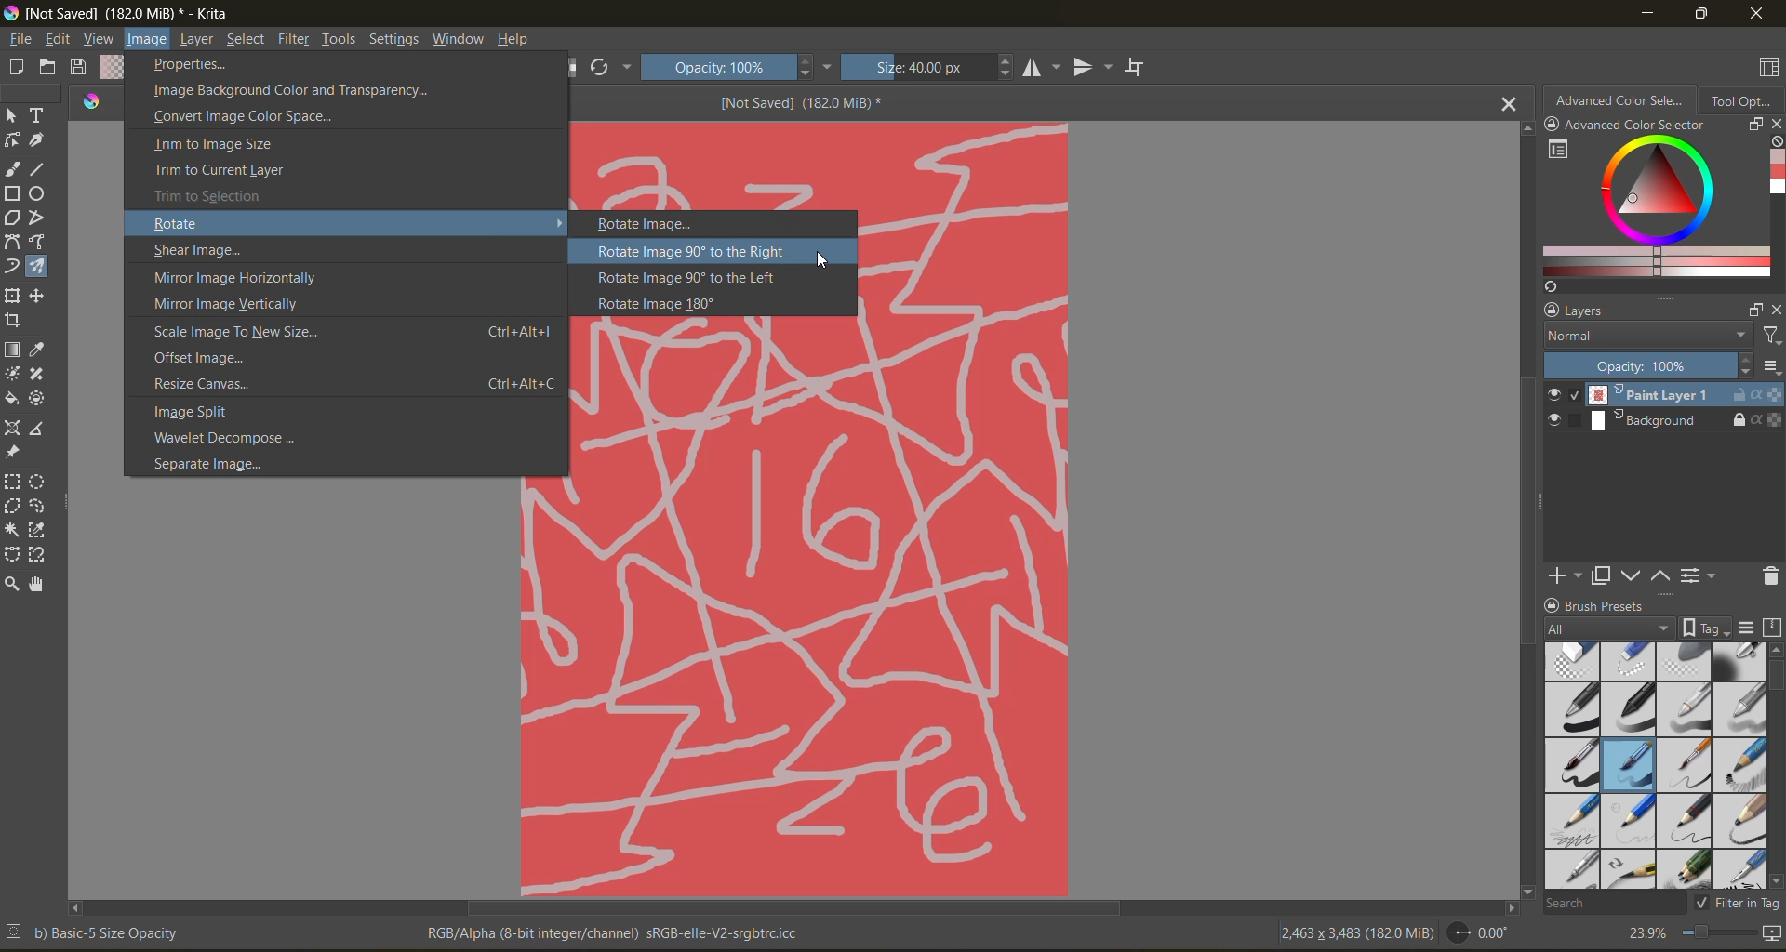 The height and width of the screenshot is (952, 1786). What do you see at coordinates (199, 251) in the screenshot?
I see `shear image` at bounding box center [199, 251].